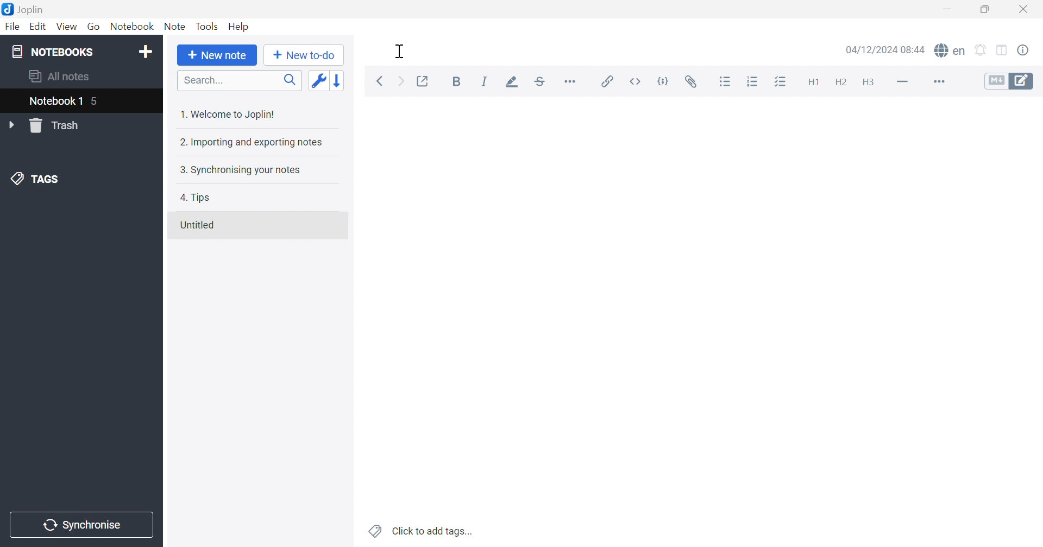 The width and height of the screenshot is (1043, 547). Describe the element at coordinates (147, 51) in the screenshot. I see `Add notebook` at that location.